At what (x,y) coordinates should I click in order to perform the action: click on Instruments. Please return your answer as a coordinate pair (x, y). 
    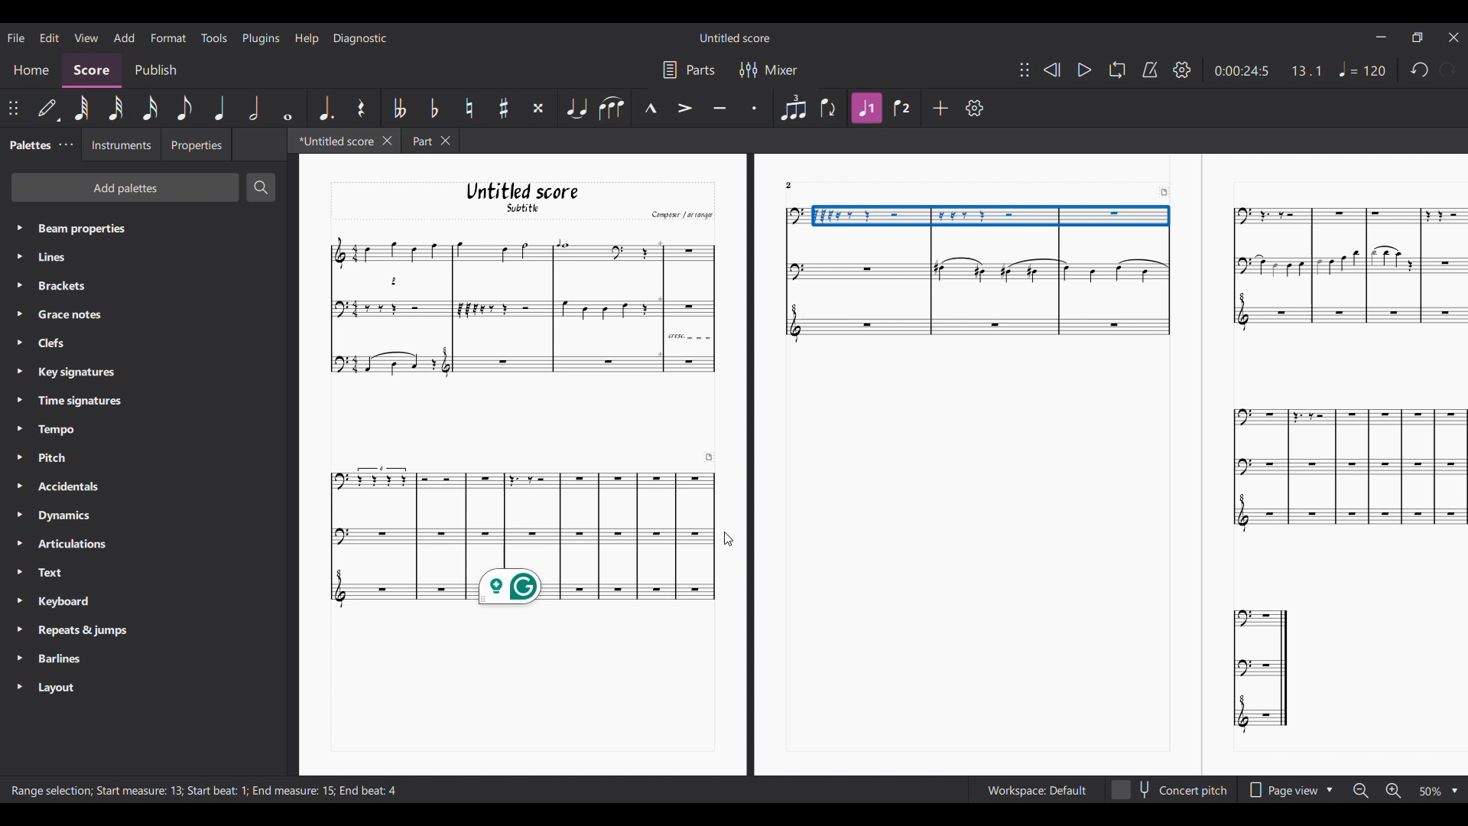
    Looking at the image, I should click on (117, 145).